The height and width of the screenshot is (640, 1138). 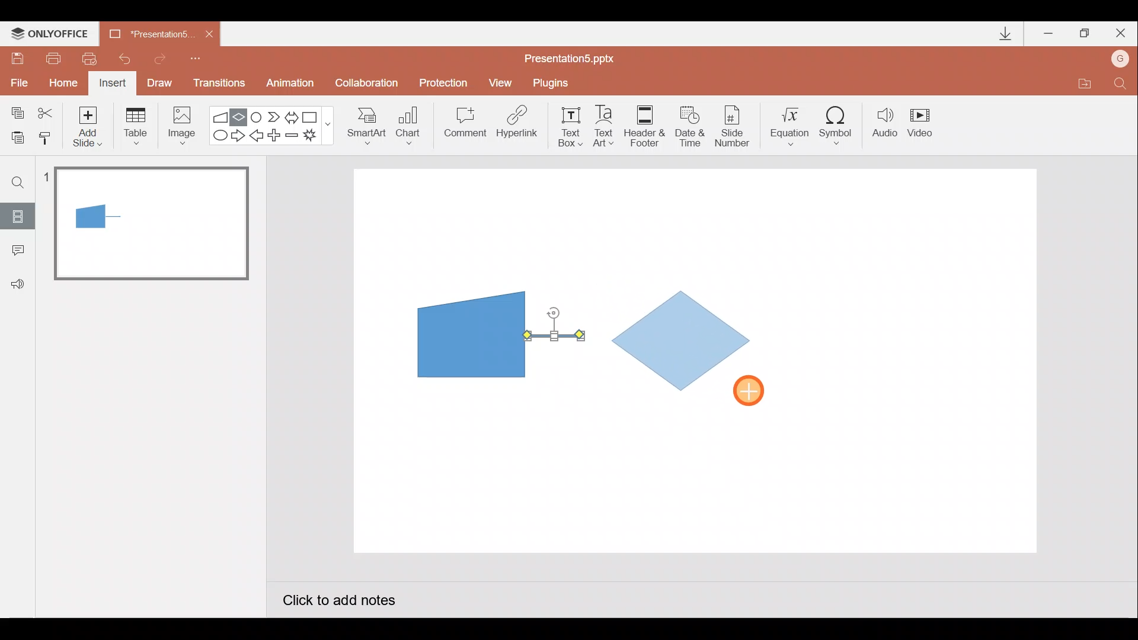 I want to click on Downloads, so click(x=1003, y=34).